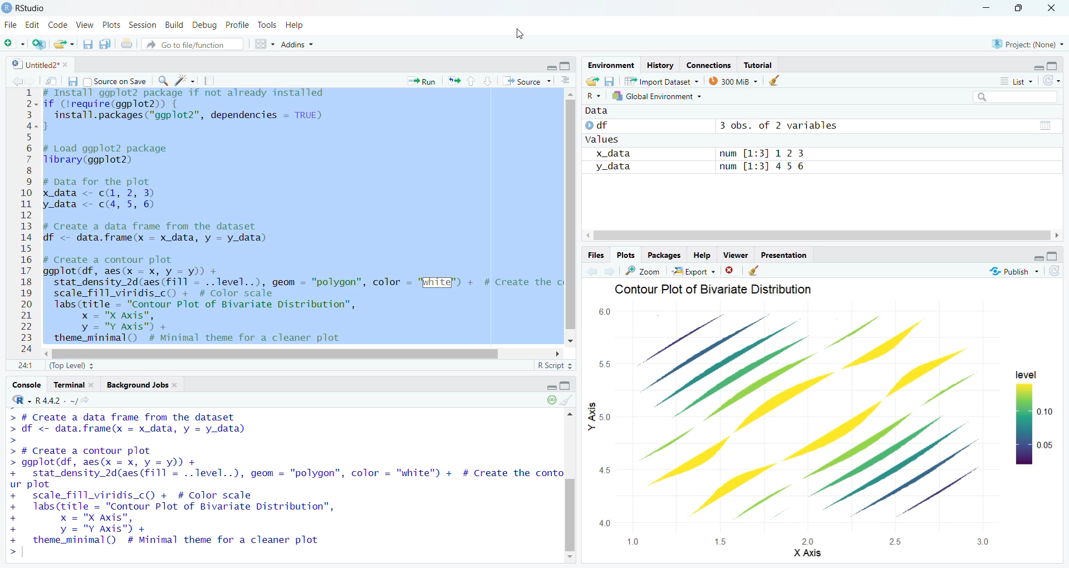 This screenshot has height=568, width=1069. Describe the element at coordinates (24, 367) in the screenshot. I see `1:1` at that location.